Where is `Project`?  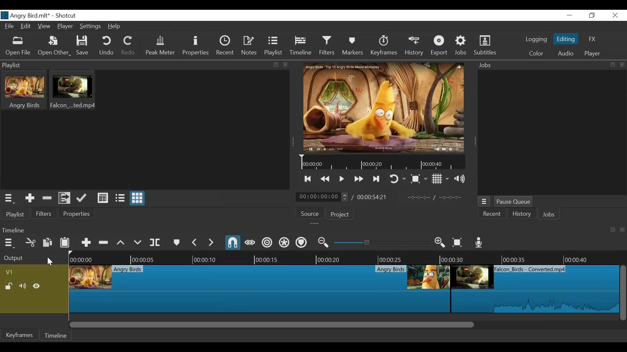 Project is located at coordinates (339, 215).